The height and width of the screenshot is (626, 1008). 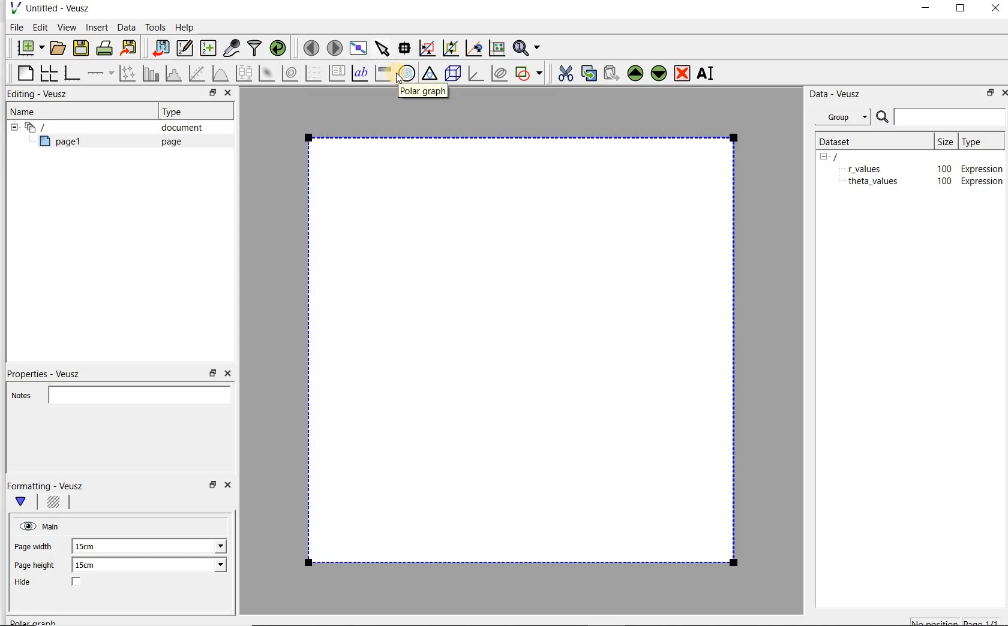 What do you see at coordinates (40, 27) in the screenshot?
I see `Edit` at bounding box center [40, 27].